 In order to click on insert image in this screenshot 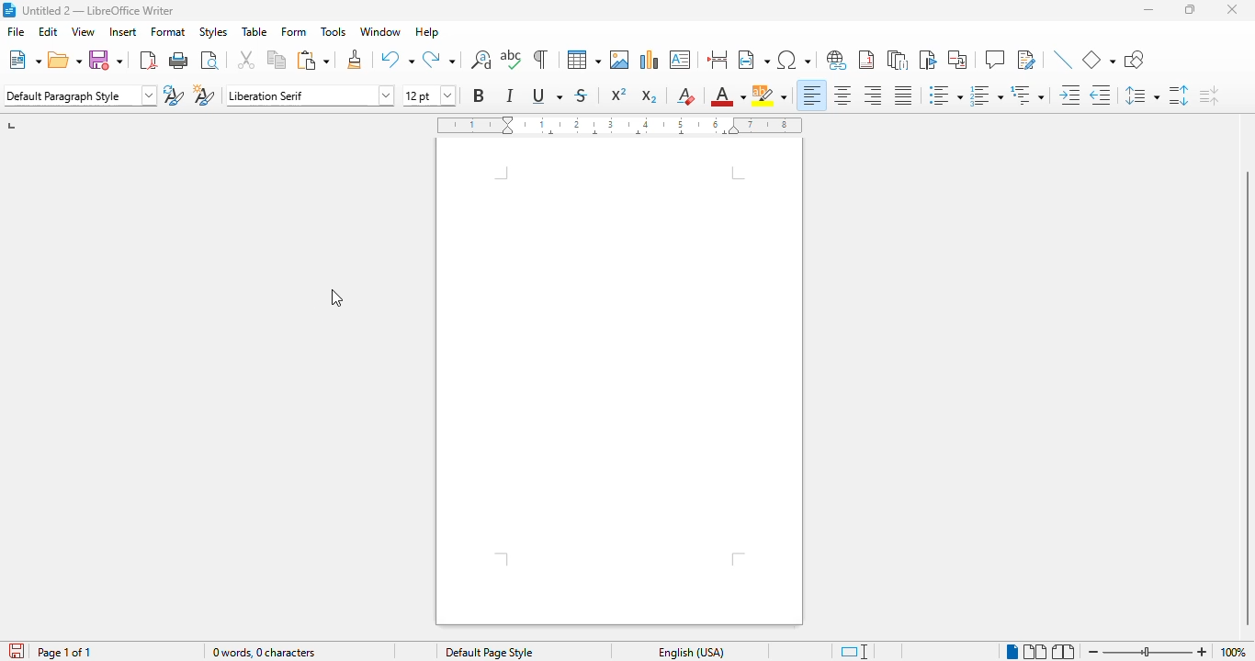, I will do `click(619, 60)`.